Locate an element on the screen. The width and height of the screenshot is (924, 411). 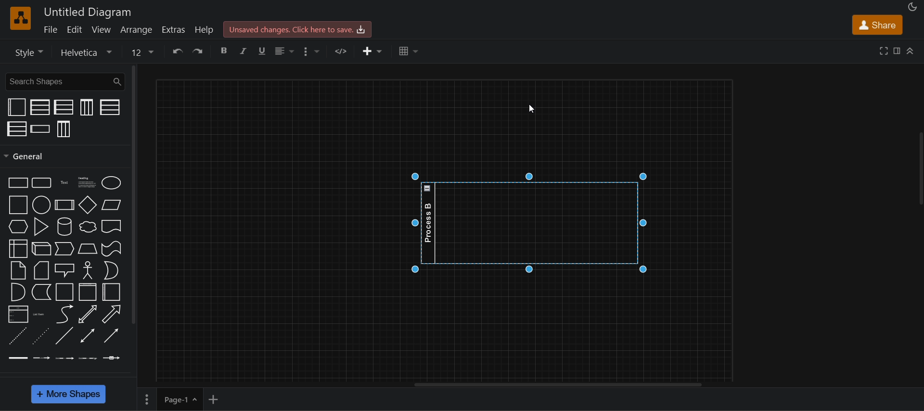
tape is located at coordinates (111, 249).